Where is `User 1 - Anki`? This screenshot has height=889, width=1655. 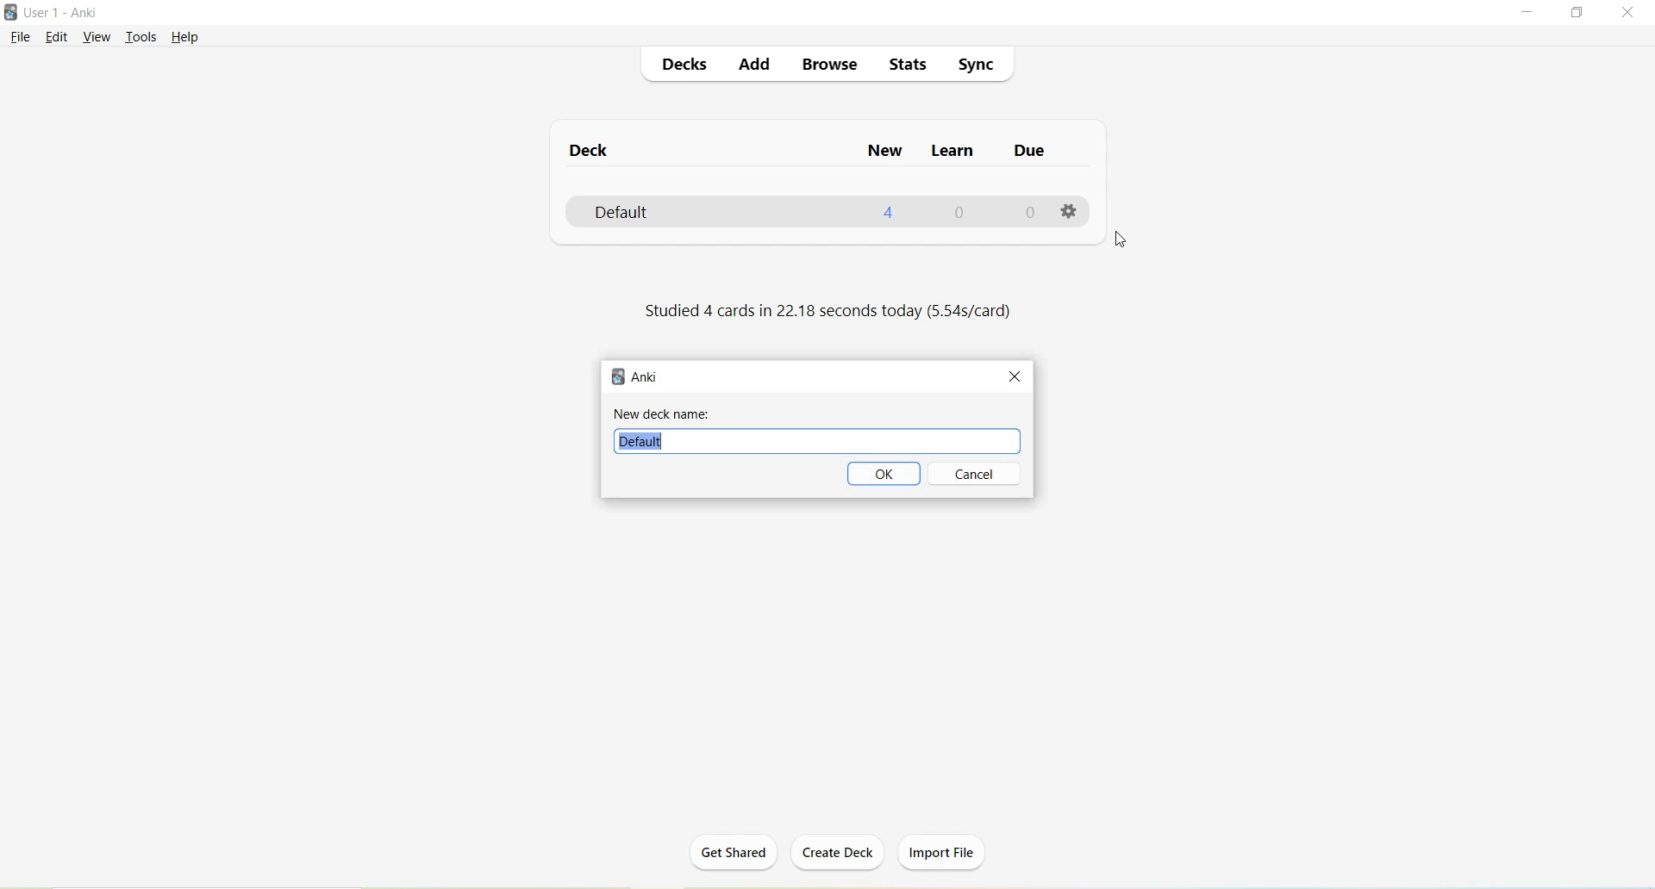 User 1 - Anki is located at coordinates (63, 12).